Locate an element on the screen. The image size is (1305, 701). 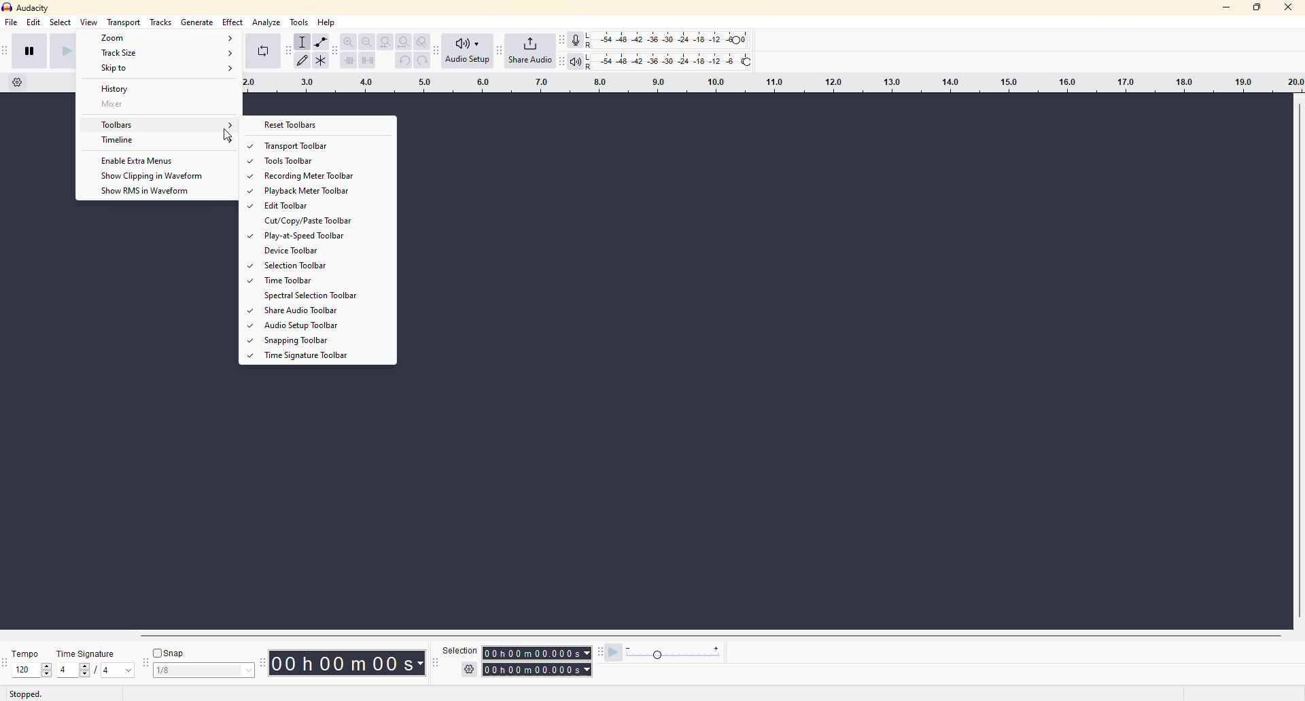
Enable Extra Menus is located at coordinates (139, 161).